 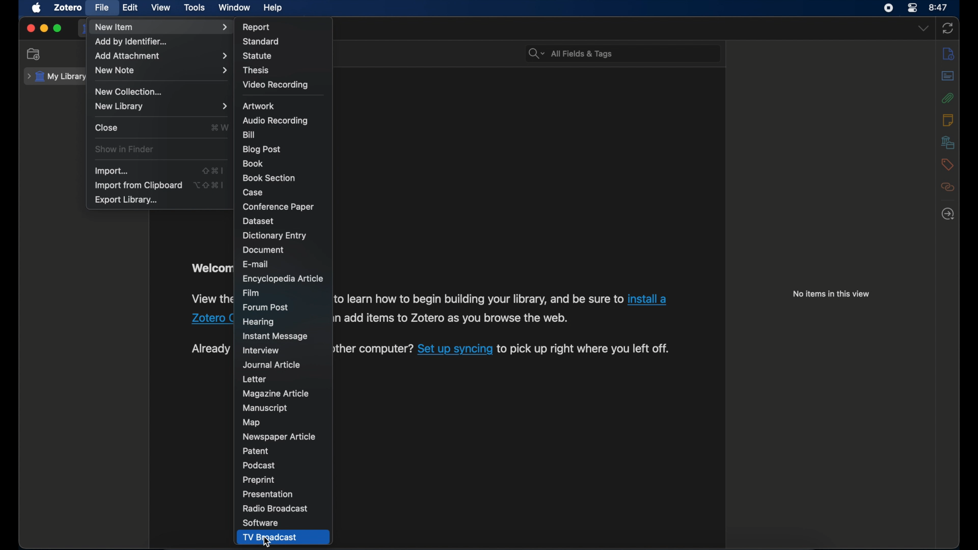 I want to click on new library, so click(x=160, y=107).